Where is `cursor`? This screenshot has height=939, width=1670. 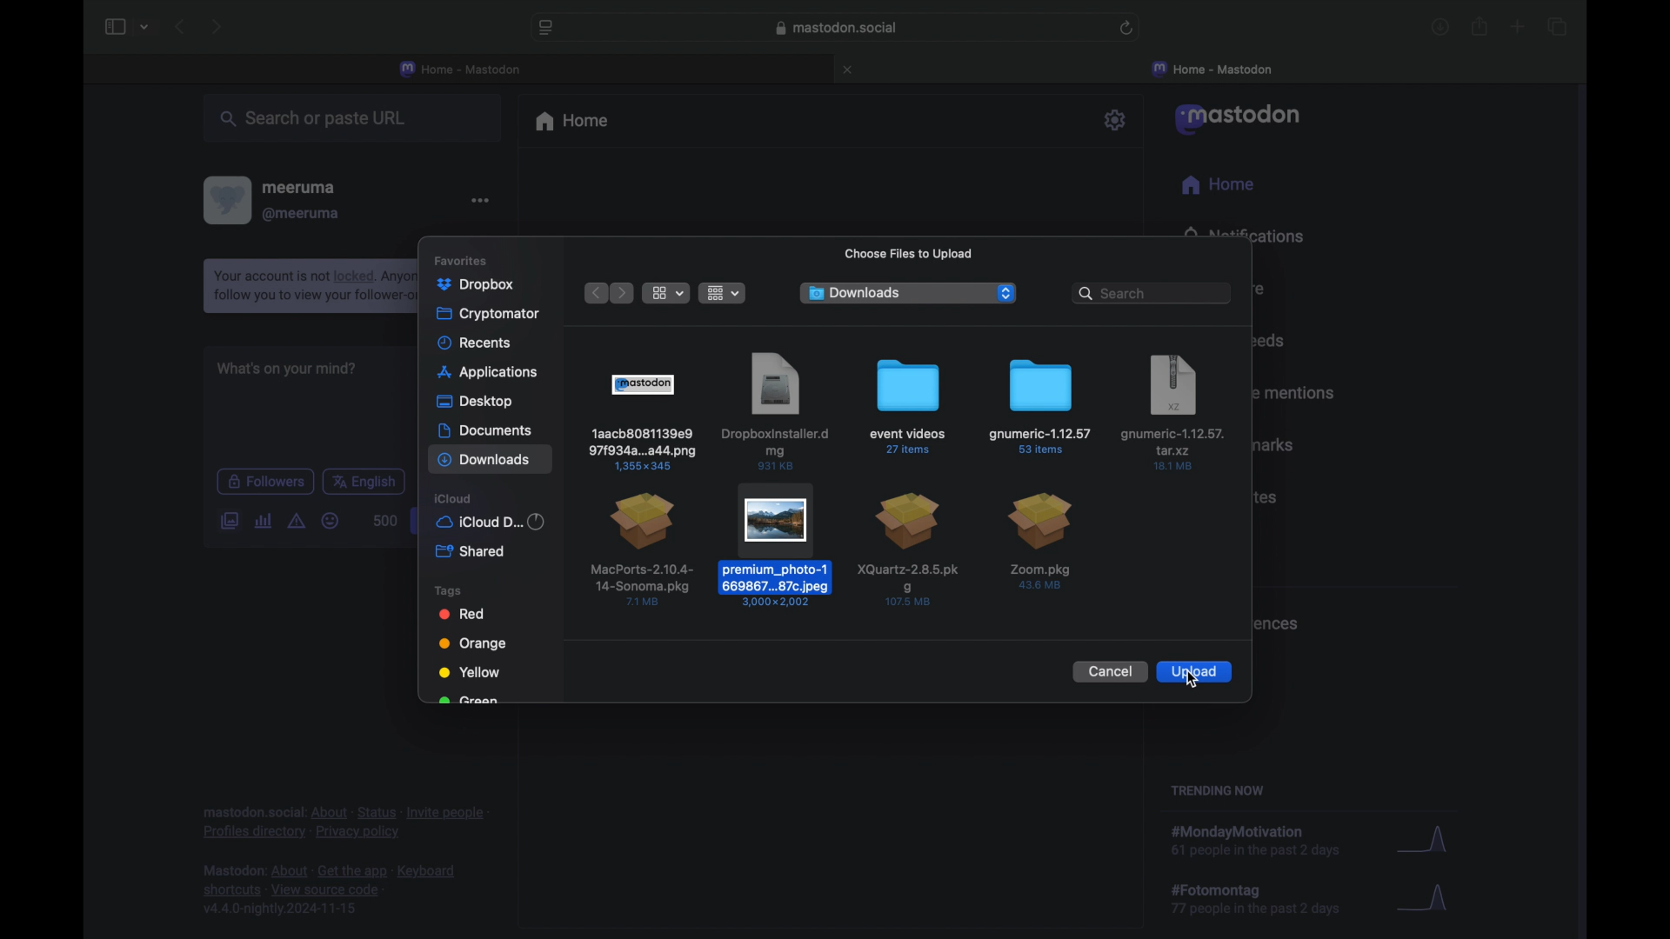
cursor is located at coordinates (1190, 682).